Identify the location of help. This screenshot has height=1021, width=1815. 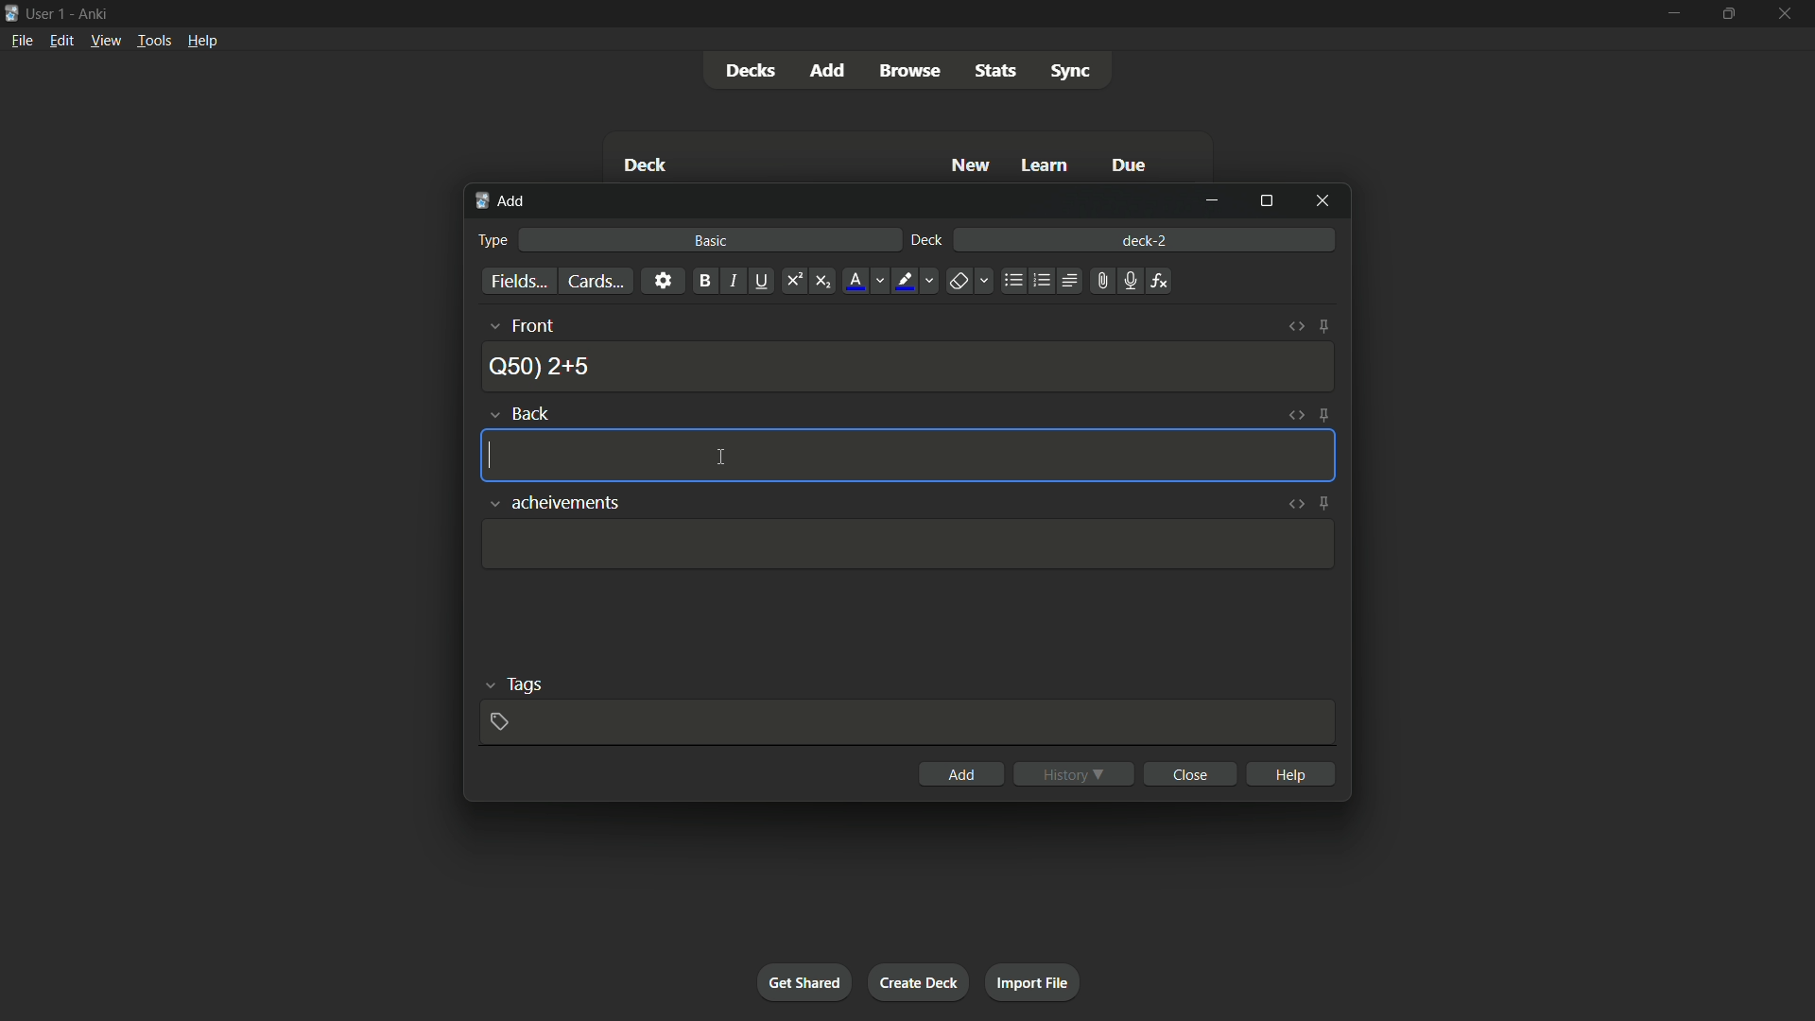
(1289, 773).